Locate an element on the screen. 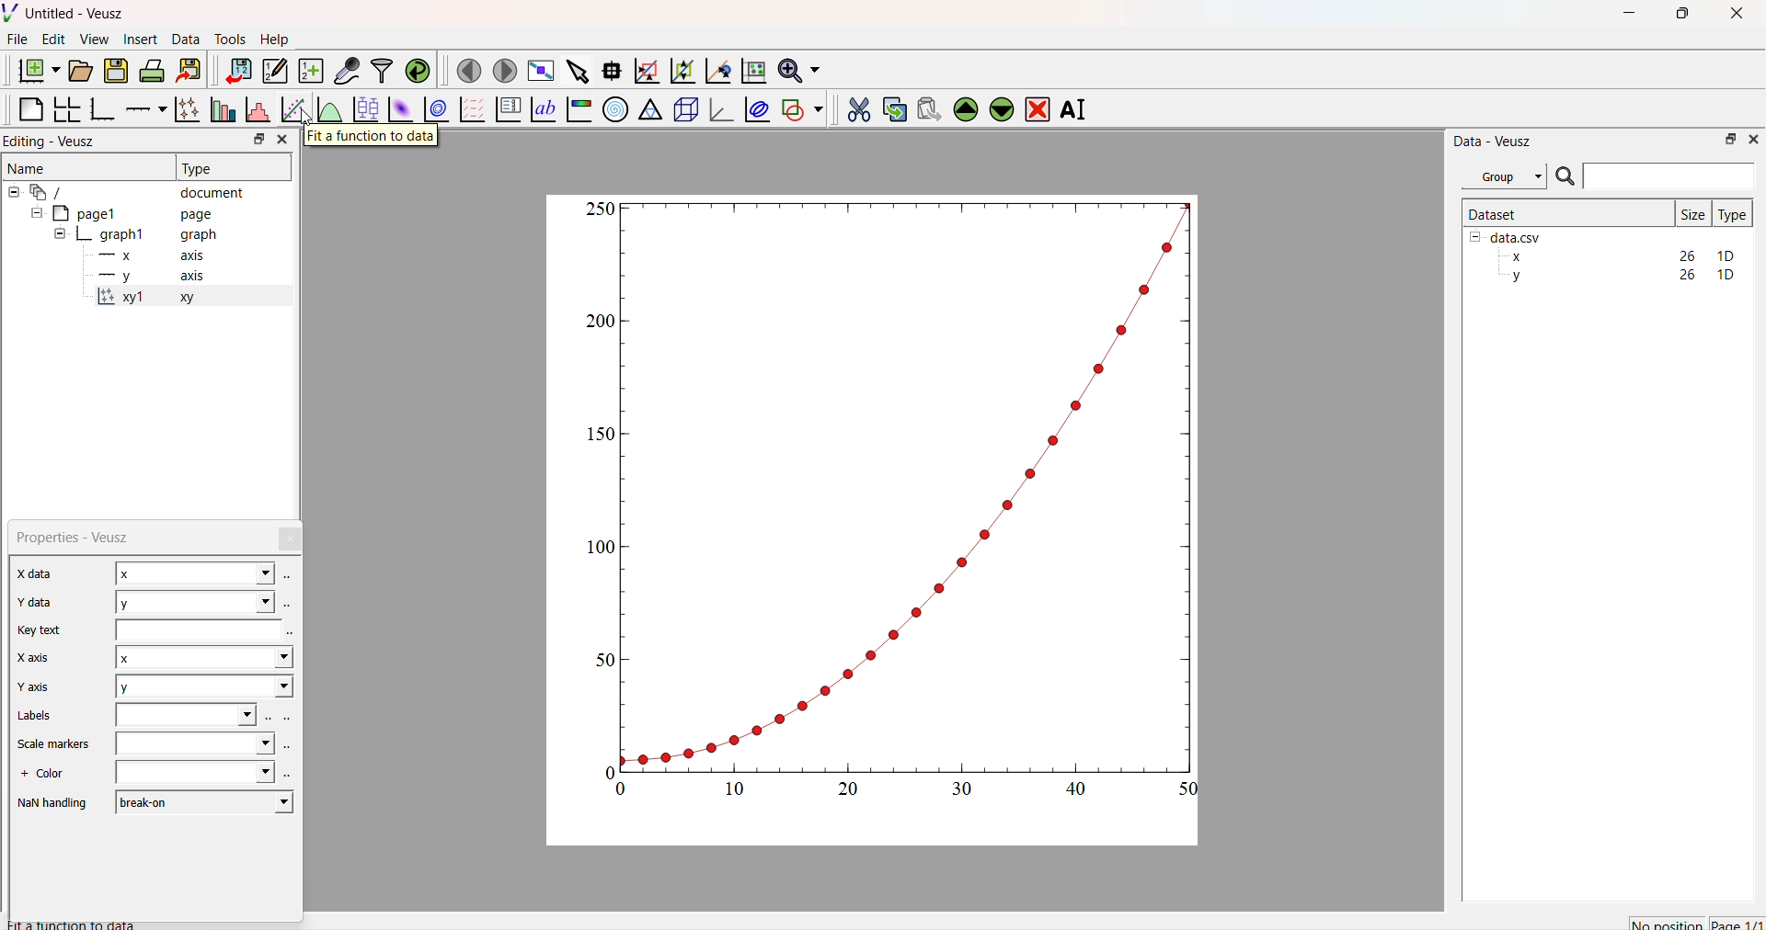 This screenshot has height=930, width=1766. dropdown is located at coordinates (194, 771).